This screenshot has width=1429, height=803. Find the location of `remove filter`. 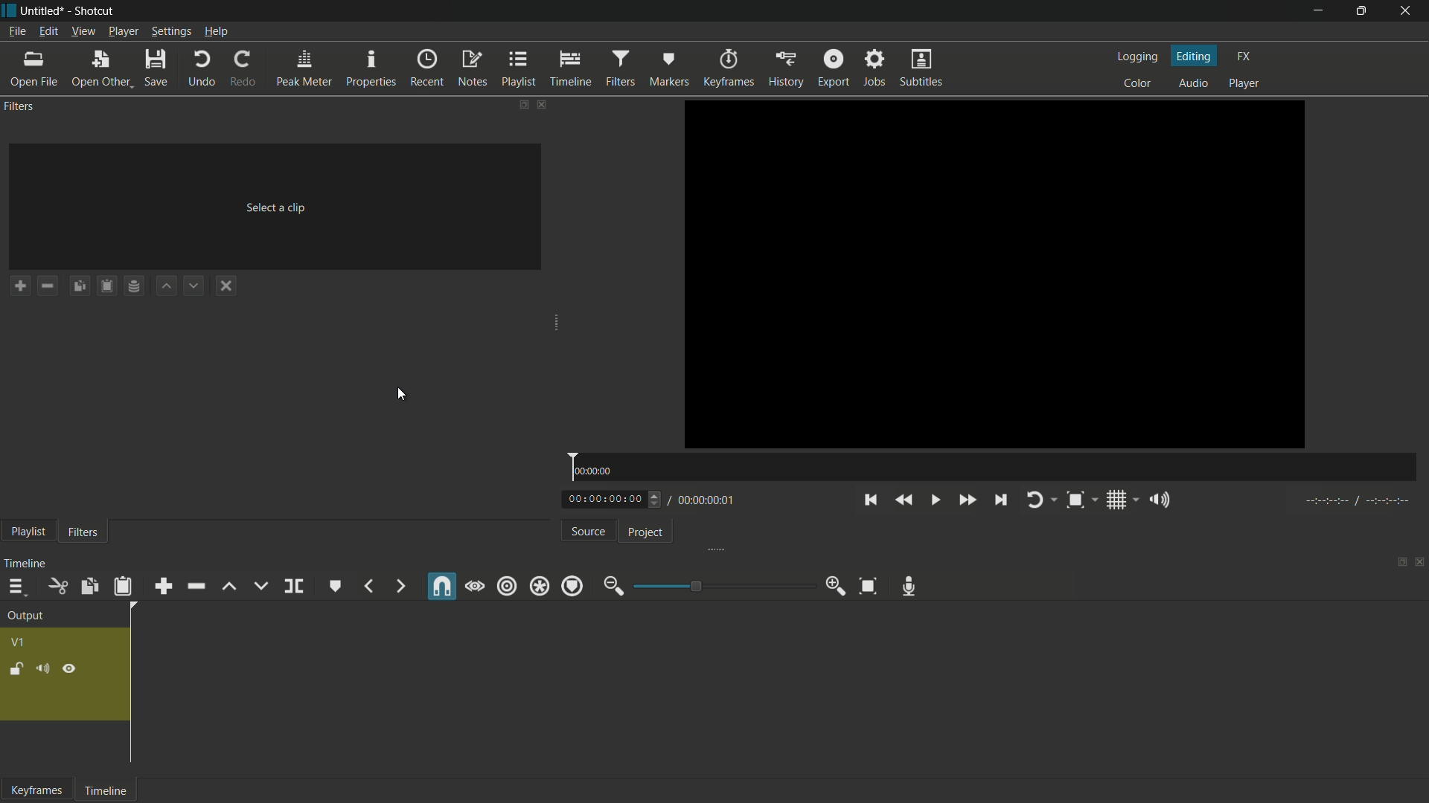

remove filter is located at coordinates (47, 286).